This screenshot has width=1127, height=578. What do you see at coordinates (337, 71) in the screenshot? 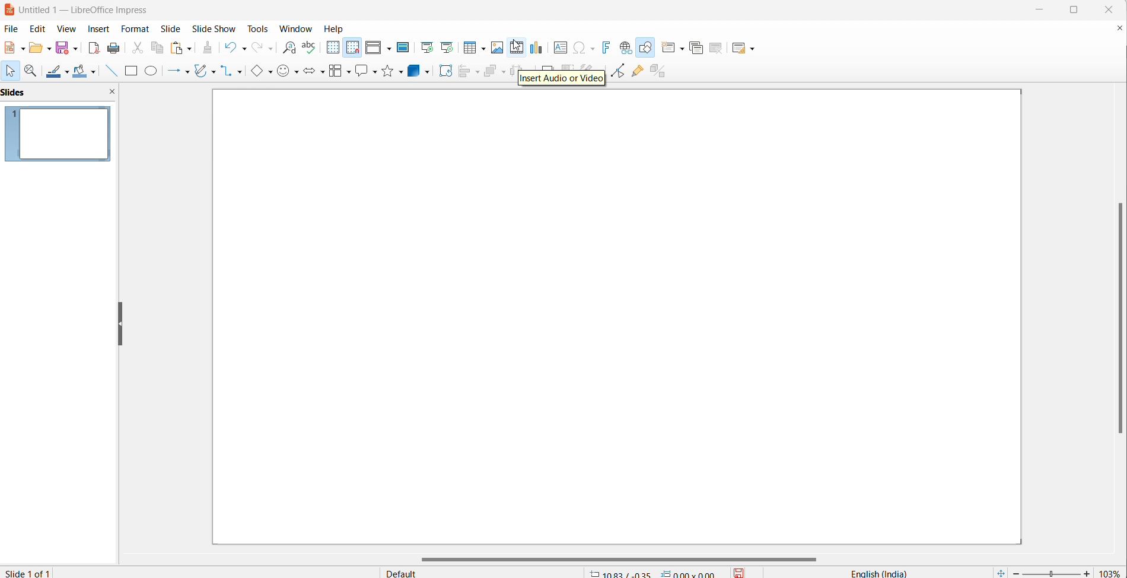
I see `flow charts` at bounding box center [337, 71].